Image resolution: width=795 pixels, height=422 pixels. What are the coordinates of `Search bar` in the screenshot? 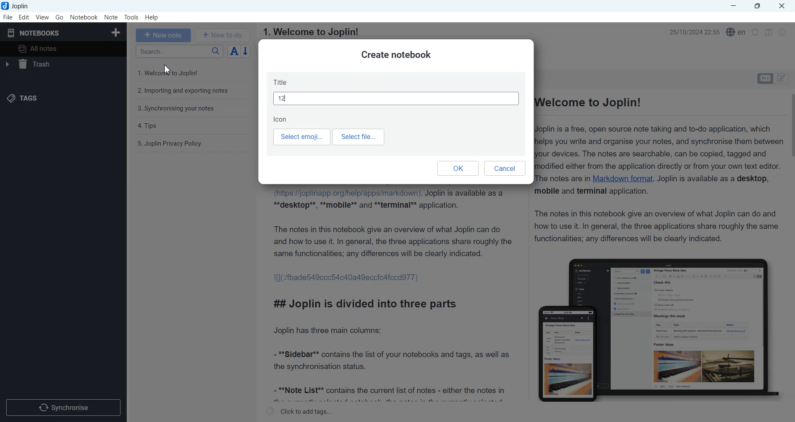 It's located at (179, 51).